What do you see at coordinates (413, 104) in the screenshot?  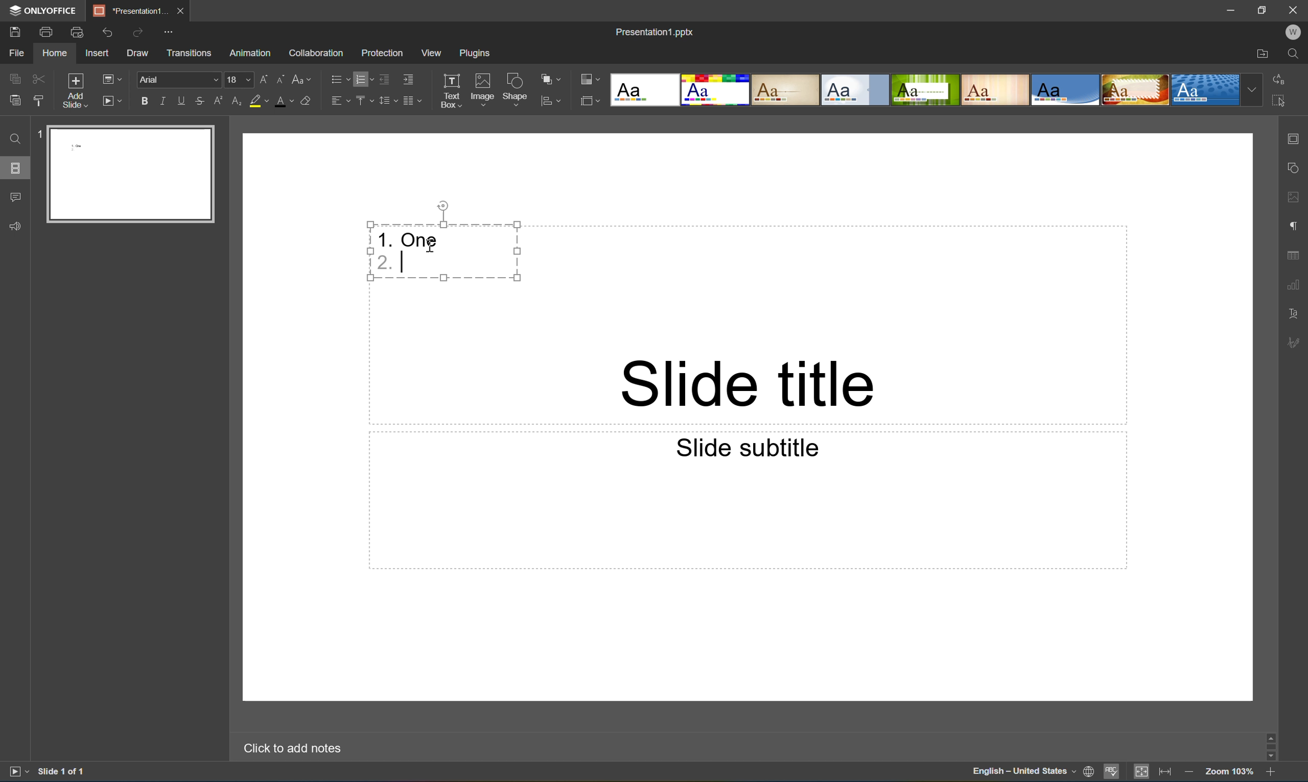 I see `Insert columns` at bounding box center [413, 104].